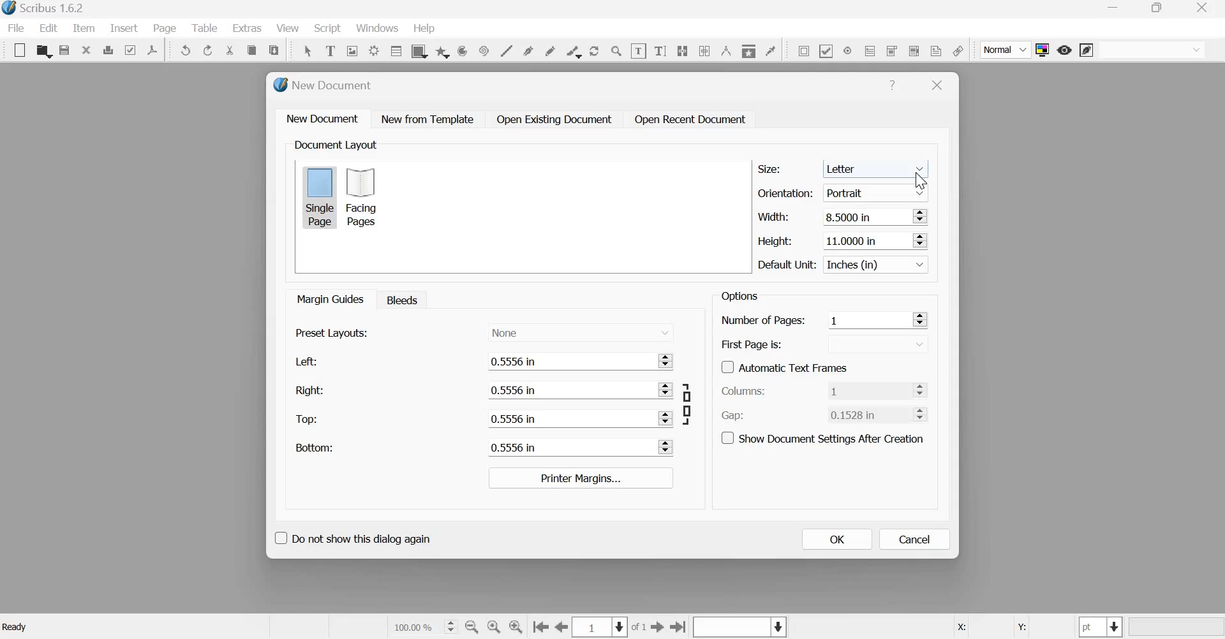 The height and width of the screenshot is (639, 1225). Describe the element at coordinates (892, 85) in the screenshot. I see `Help` at that location.